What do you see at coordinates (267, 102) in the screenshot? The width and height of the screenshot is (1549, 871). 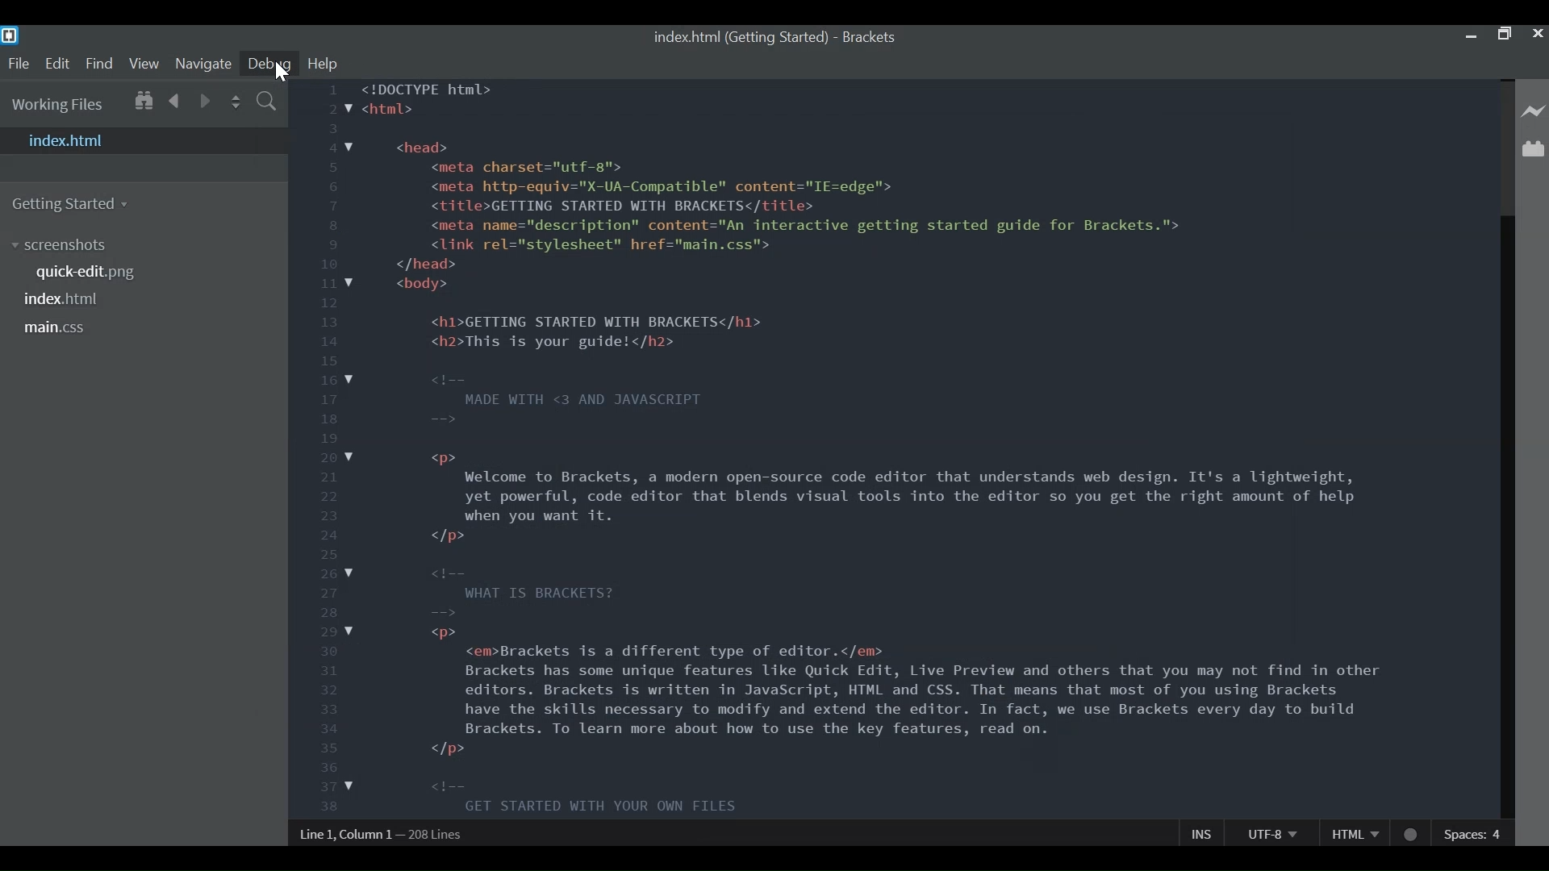 I see `Find` at bounding box center [267, 102].